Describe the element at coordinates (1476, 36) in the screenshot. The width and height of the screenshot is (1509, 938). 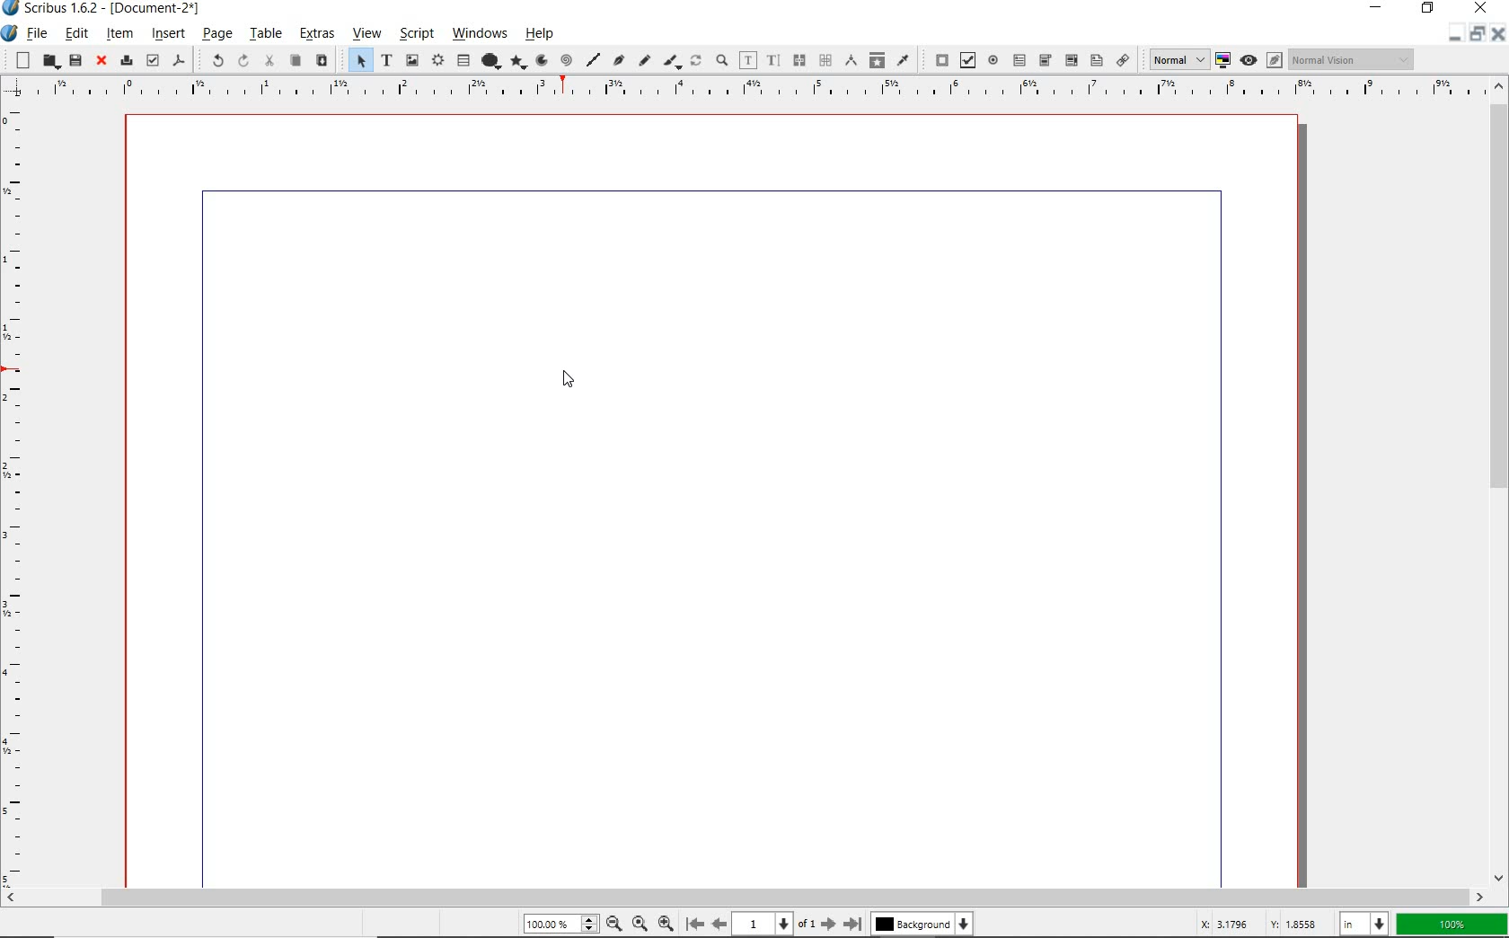
I see `Restore` at that location.